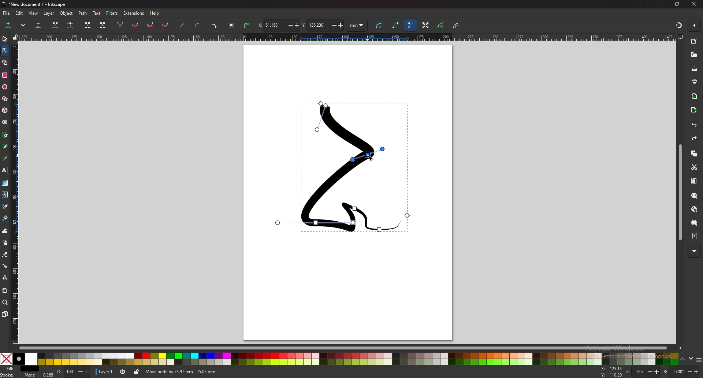  What do you see at coordinates (683, 359) in the screenshot?
I see `up` at bounding box center [683, 359].